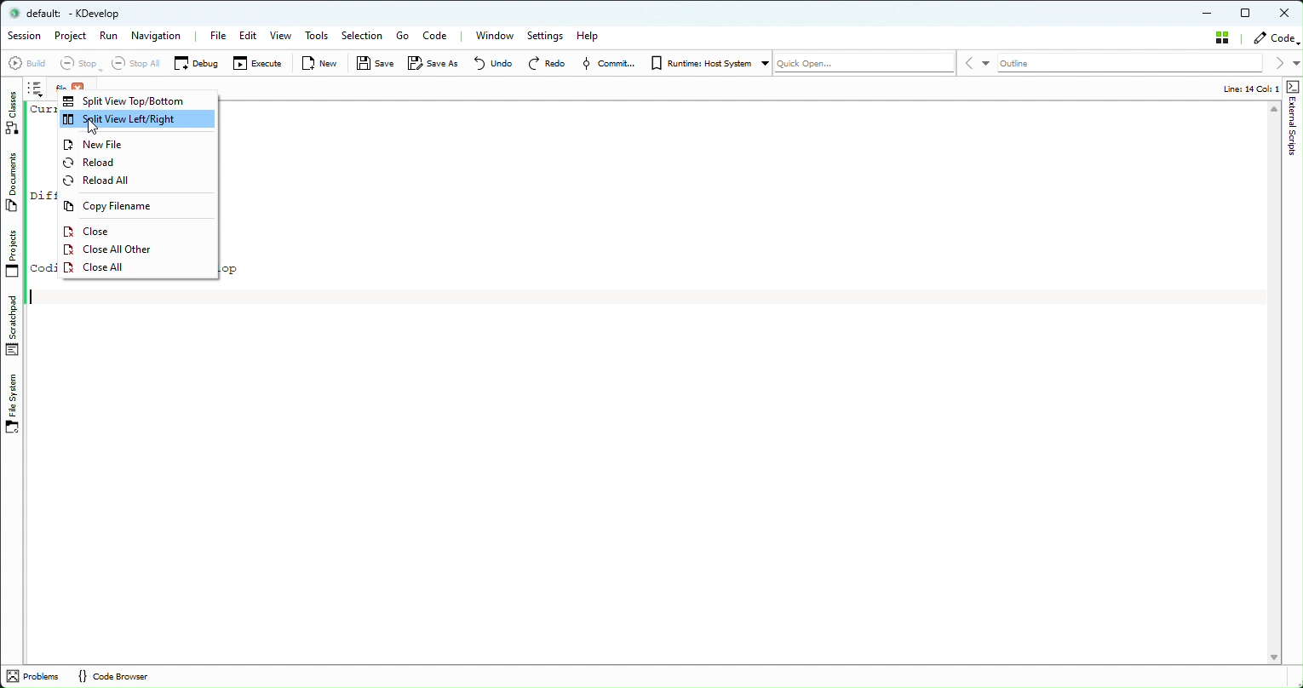 The image size is (1303, 688). Describe the element at coordinates (491, 36) in the screenshot. I see `Window` at that location.